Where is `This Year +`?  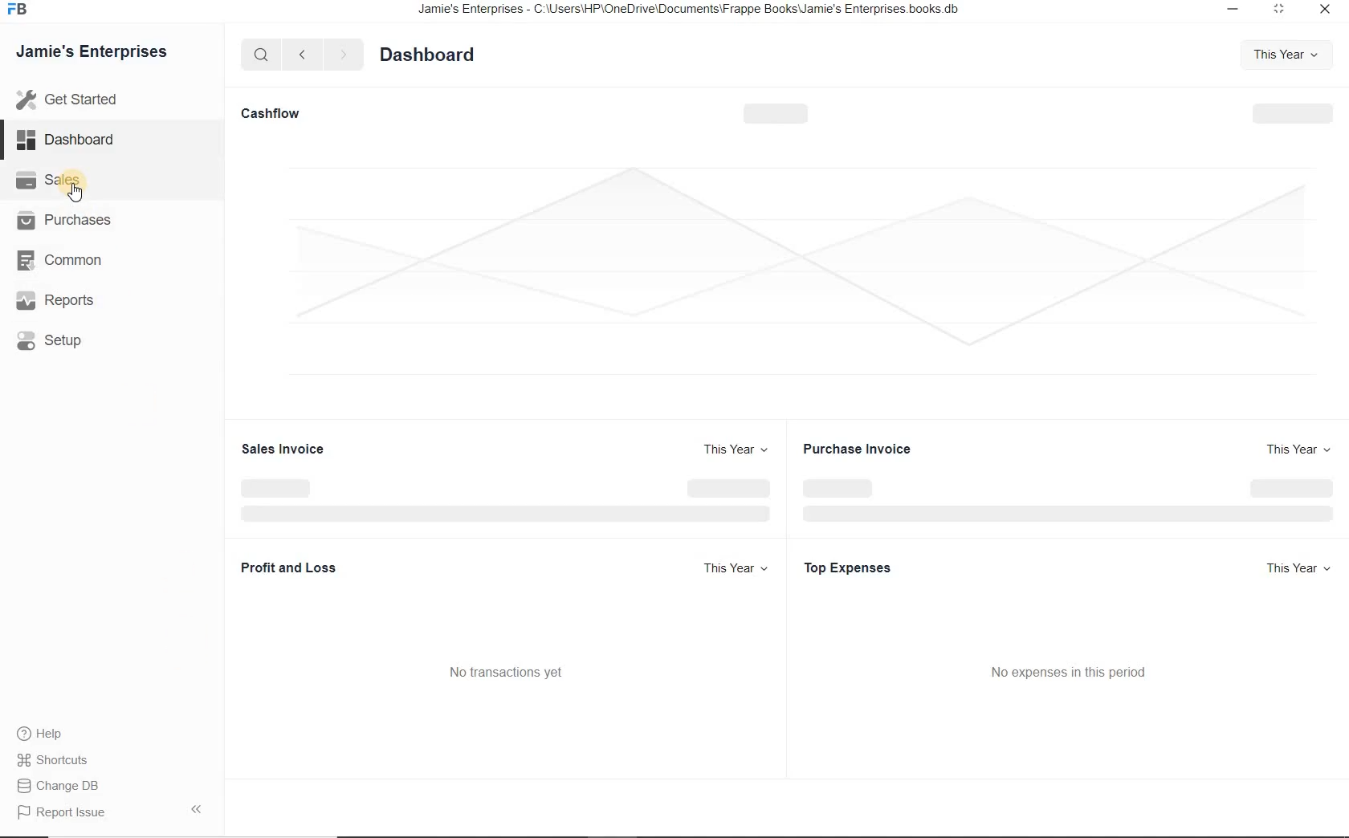
This Year + is located at coordinates (732, 451).